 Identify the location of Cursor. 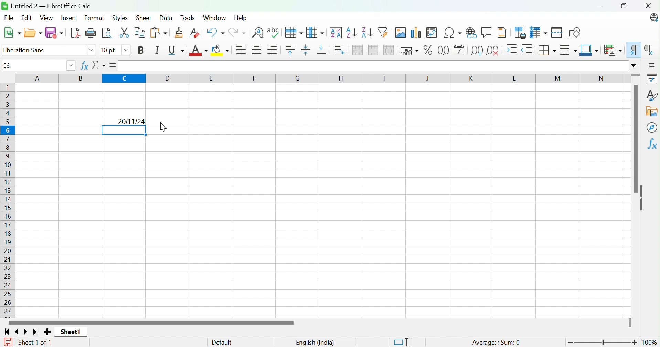
(164, 127).